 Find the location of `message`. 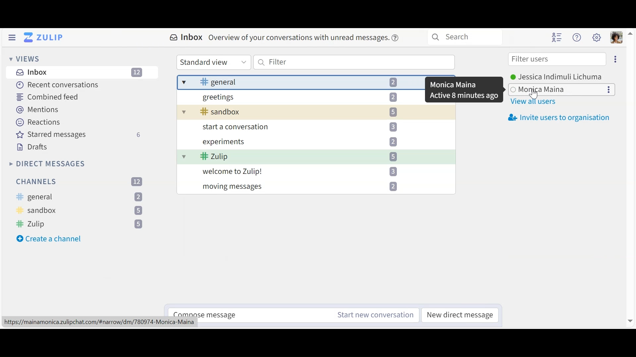

message is located at coordinates (298, 38).